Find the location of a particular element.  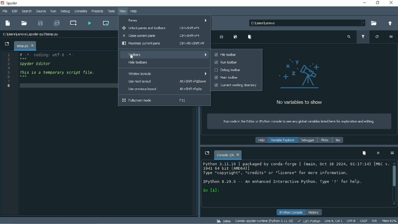

Unlock panes and toolbars is located at coordinates (162, 28).